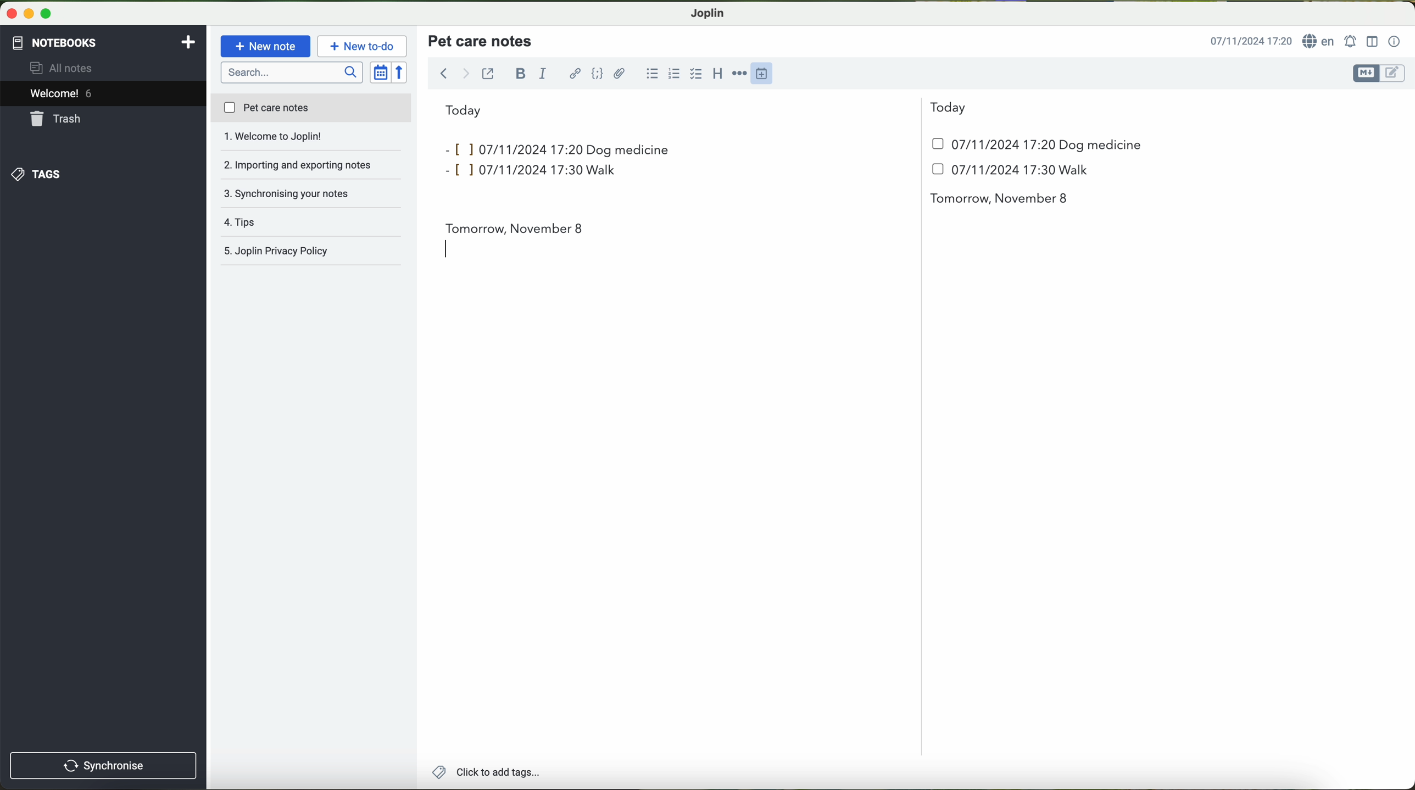 The width and height of the screenshot is (1415, 790). Describe the element at coordinates (311, 193) in the screenshot. I see `tips` at that location.